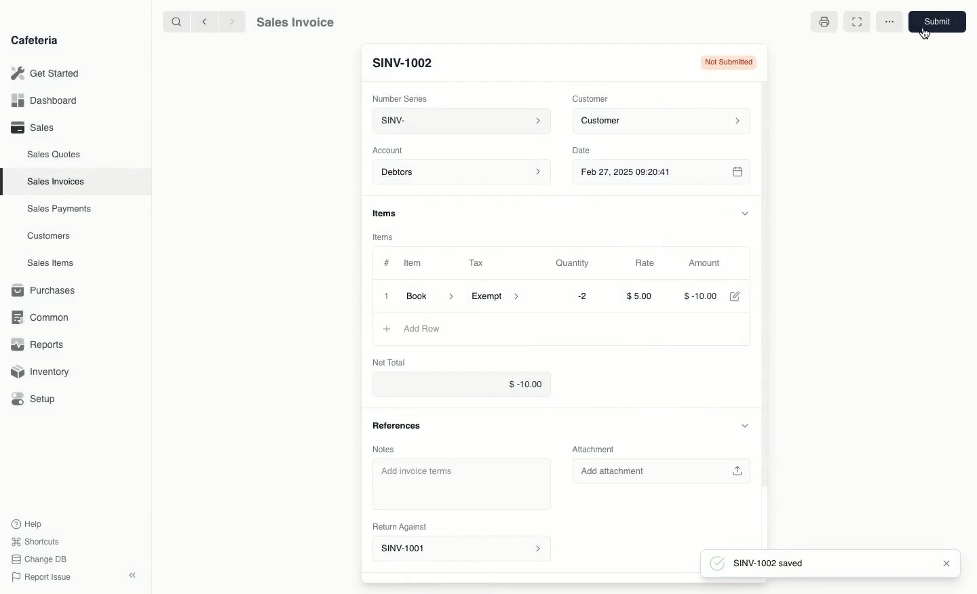  I want to click on $5.00, so click(644, 296).